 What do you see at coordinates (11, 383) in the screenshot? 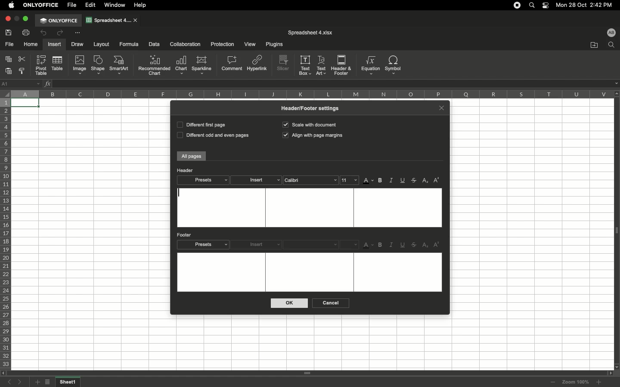
I see `Previous sheet` at bounding box center [11, 383].